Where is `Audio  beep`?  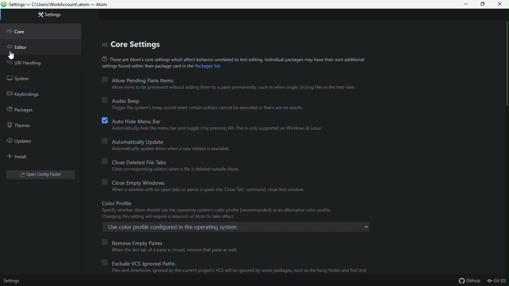 Audio  beep is located at coordinates (207, 100).